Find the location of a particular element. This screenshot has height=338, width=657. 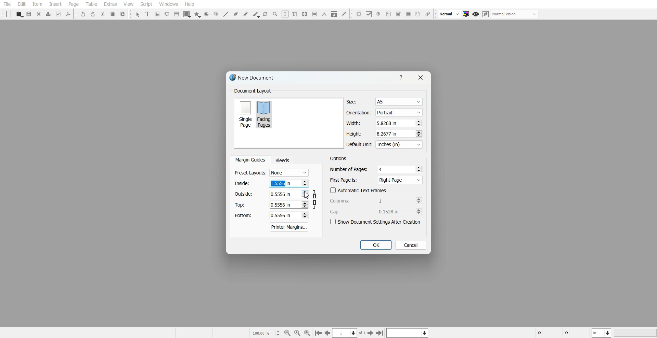

PDF Check Box is located at coordinates (369, 14).